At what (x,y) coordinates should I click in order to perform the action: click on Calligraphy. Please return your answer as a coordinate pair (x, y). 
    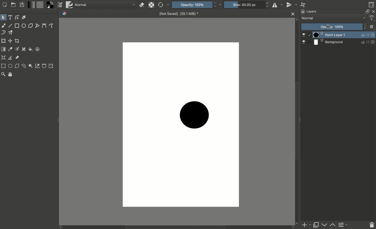
    Looking at the image, I should click on (25, 17).